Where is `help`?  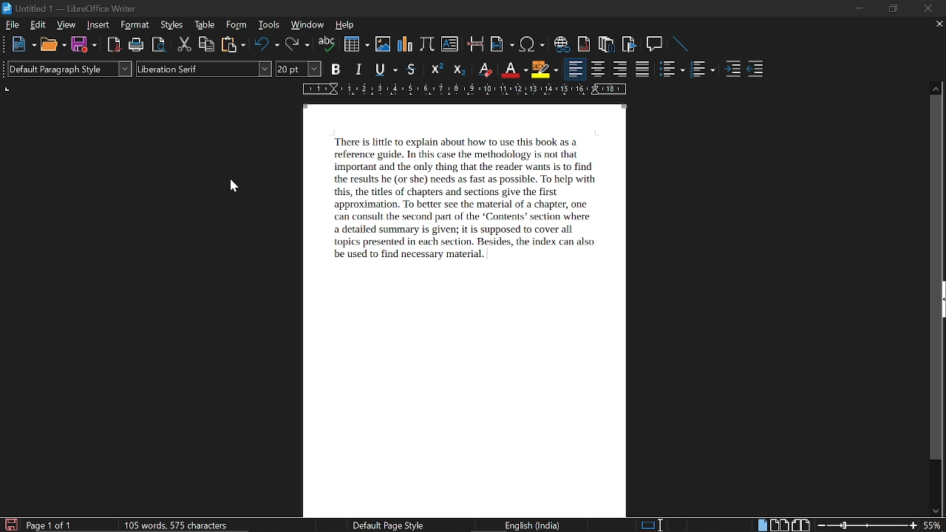
help is located at coordinates (347, 25).